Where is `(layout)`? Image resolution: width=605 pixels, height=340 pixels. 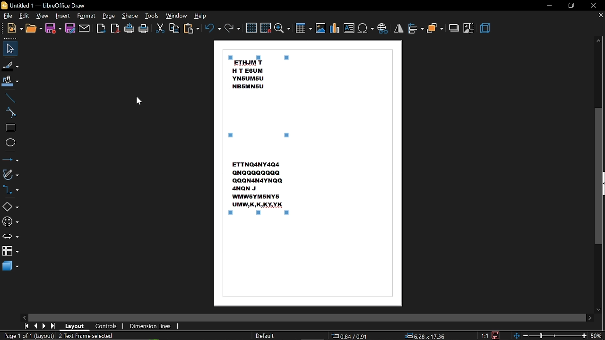
(layout) is located at coordinates (45, 336).